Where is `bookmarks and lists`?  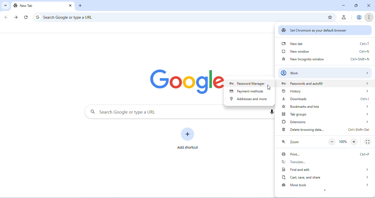
bookmarks and lists is located at coordinates (326, 106).